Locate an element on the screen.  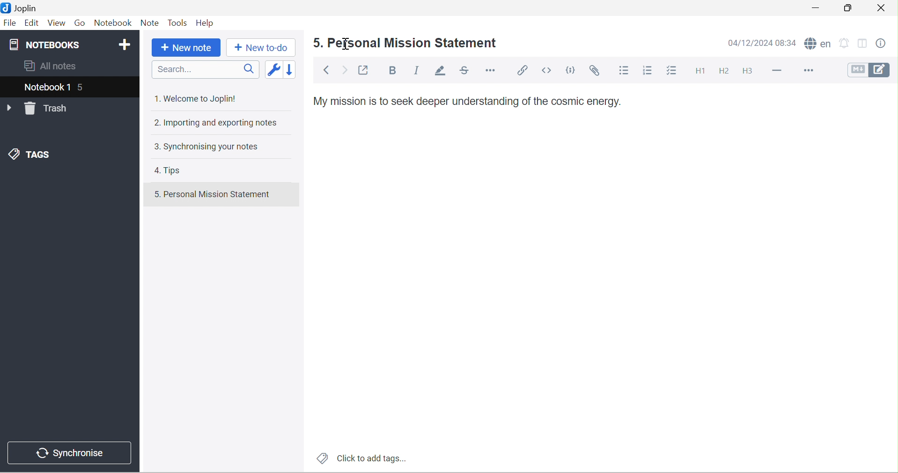
Bold is located at coordinates (392, 70).